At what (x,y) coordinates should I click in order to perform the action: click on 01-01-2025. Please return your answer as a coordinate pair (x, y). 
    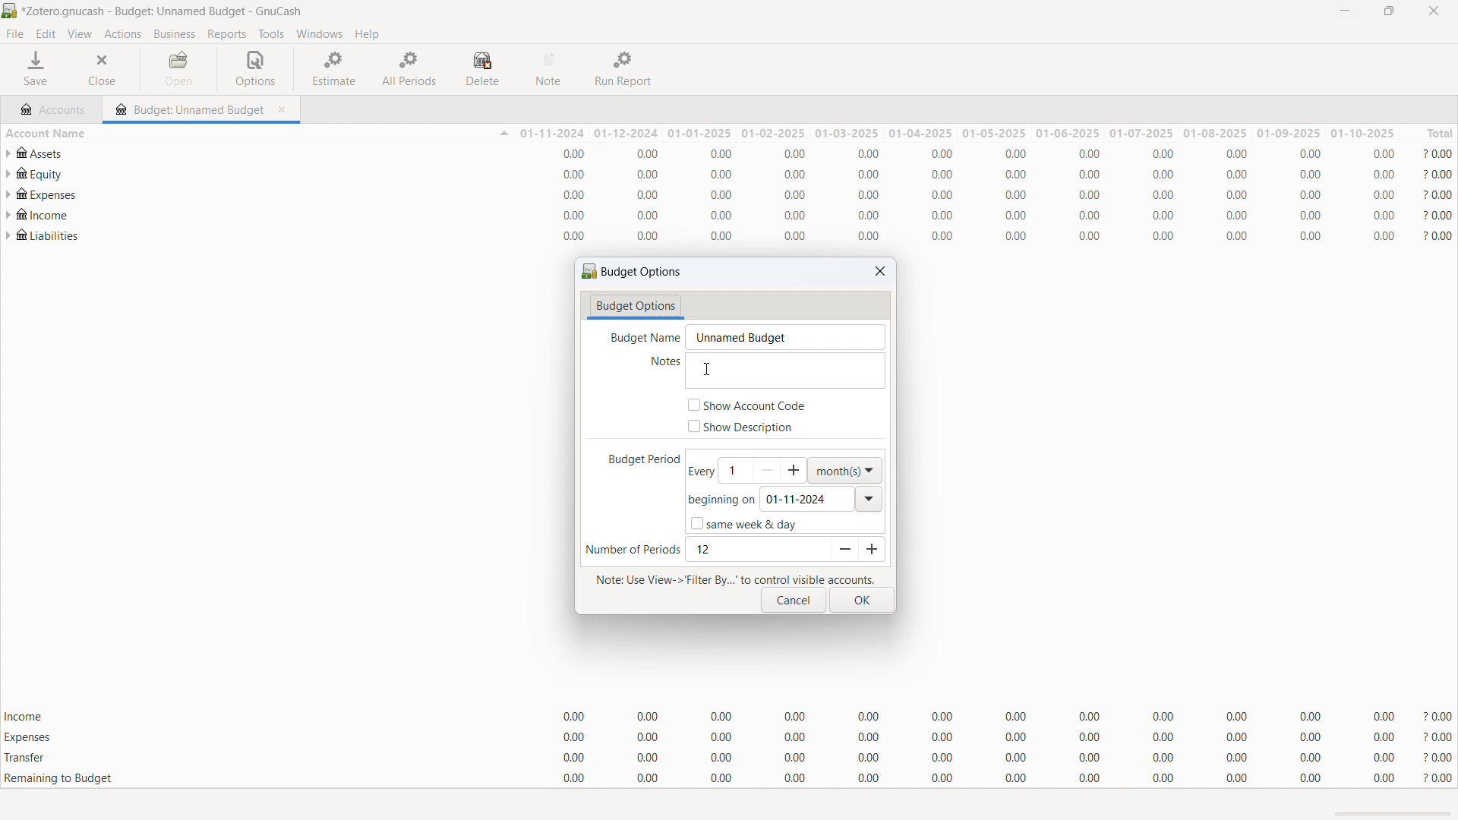
    Looking at the image, I should click on (701, 132).